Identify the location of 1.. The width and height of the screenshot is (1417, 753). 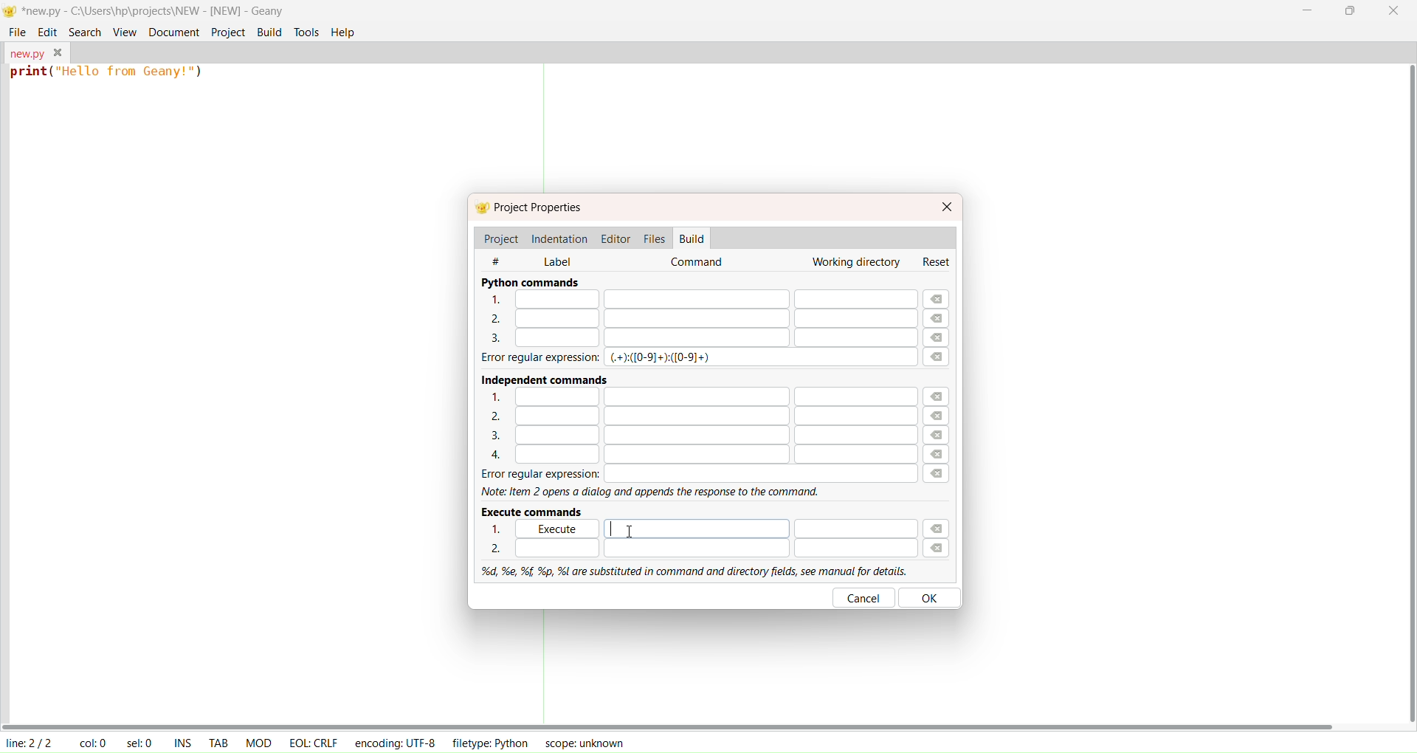
(693, 396).